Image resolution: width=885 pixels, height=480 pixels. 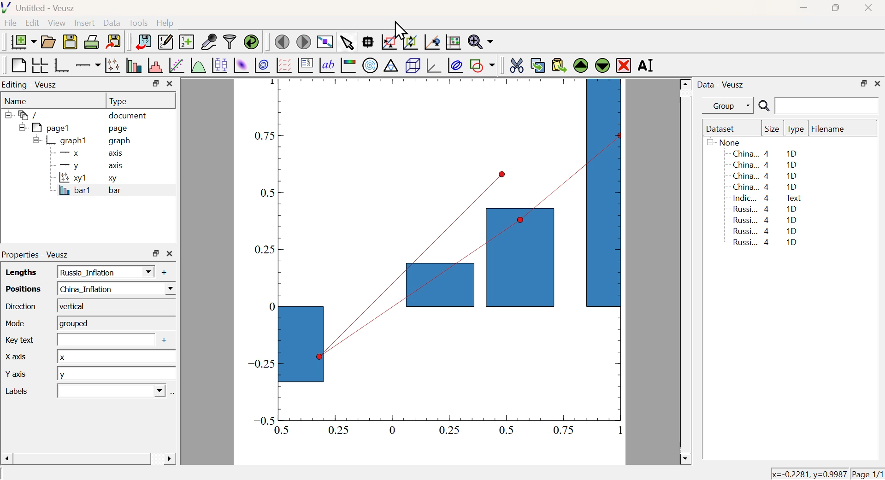 What do you see at coordinates (113, 65) in the screenshot?
I see `Plot points with lines and errorbars` at bounding box center [113, 65].